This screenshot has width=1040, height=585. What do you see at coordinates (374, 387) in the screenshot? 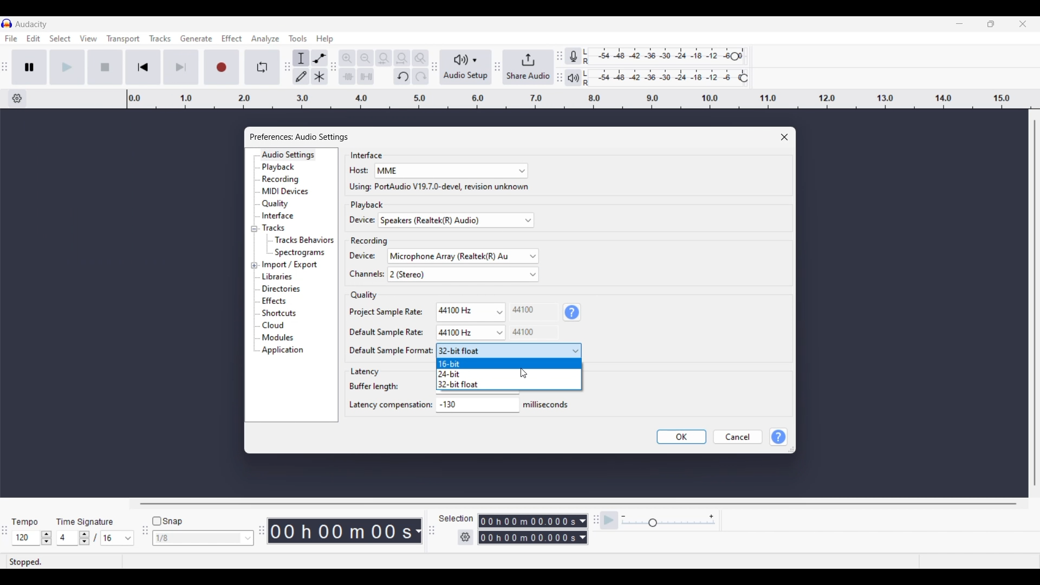
I see `Buffer length:` at bounding box center [374, 387].